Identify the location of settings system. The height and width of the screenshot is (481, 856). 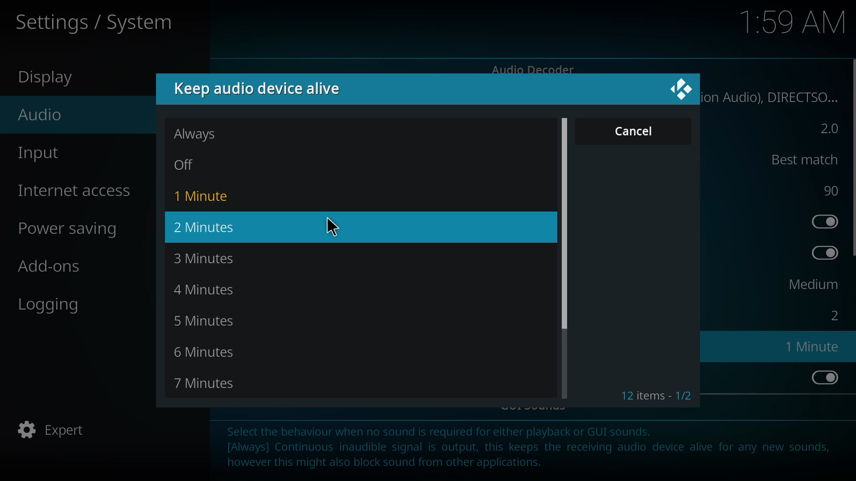
(101, 21).